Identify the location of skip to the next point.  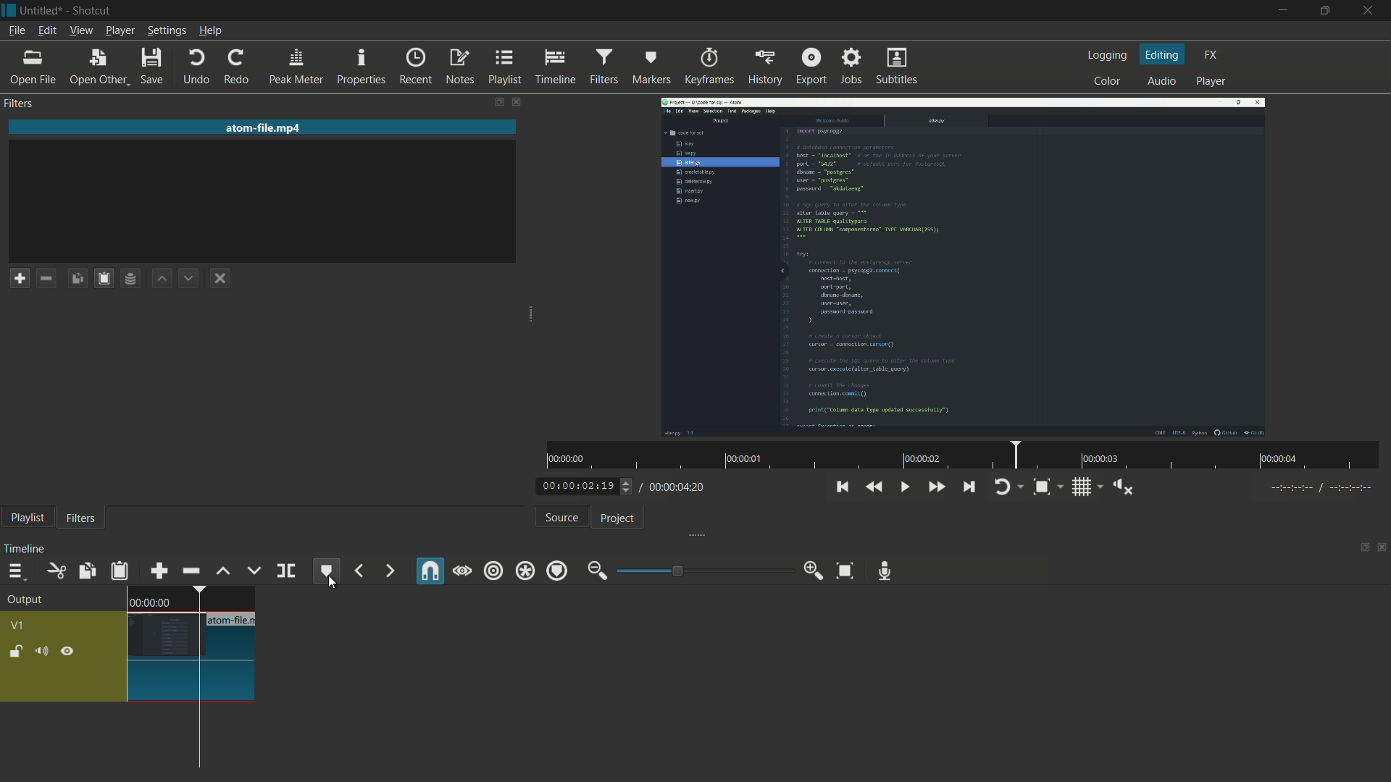
(969, 487).